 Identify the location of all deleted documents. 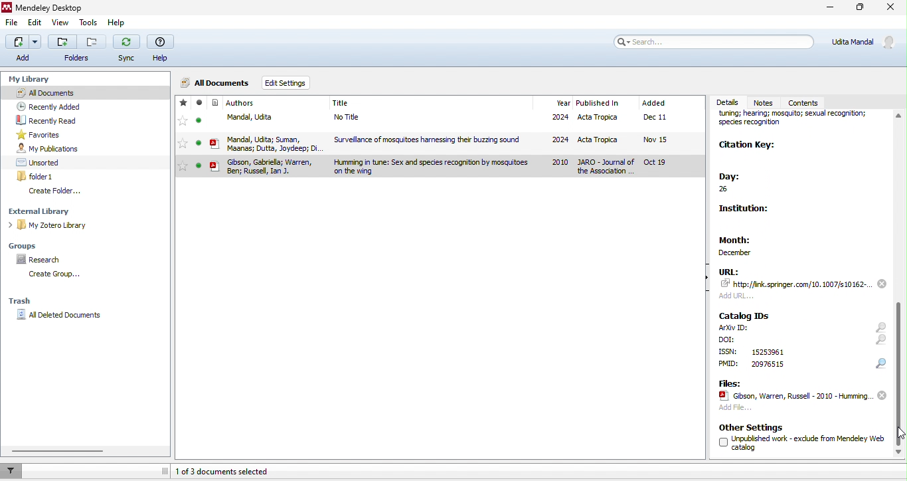
(62, 316).